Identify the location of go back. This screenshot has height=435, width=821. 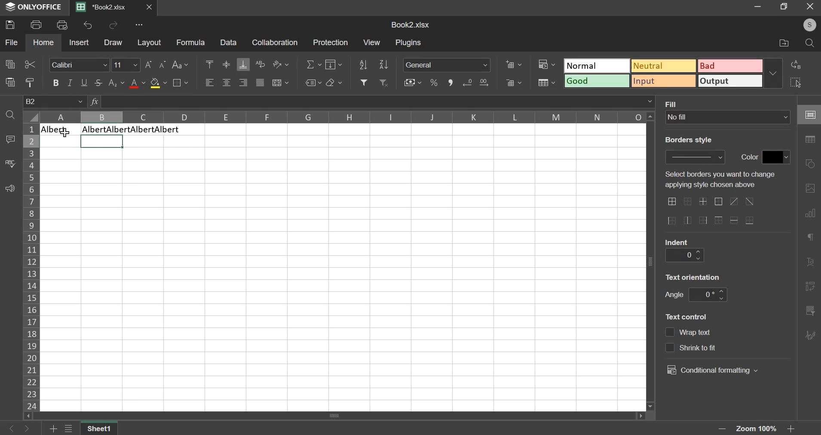
(10, 429).